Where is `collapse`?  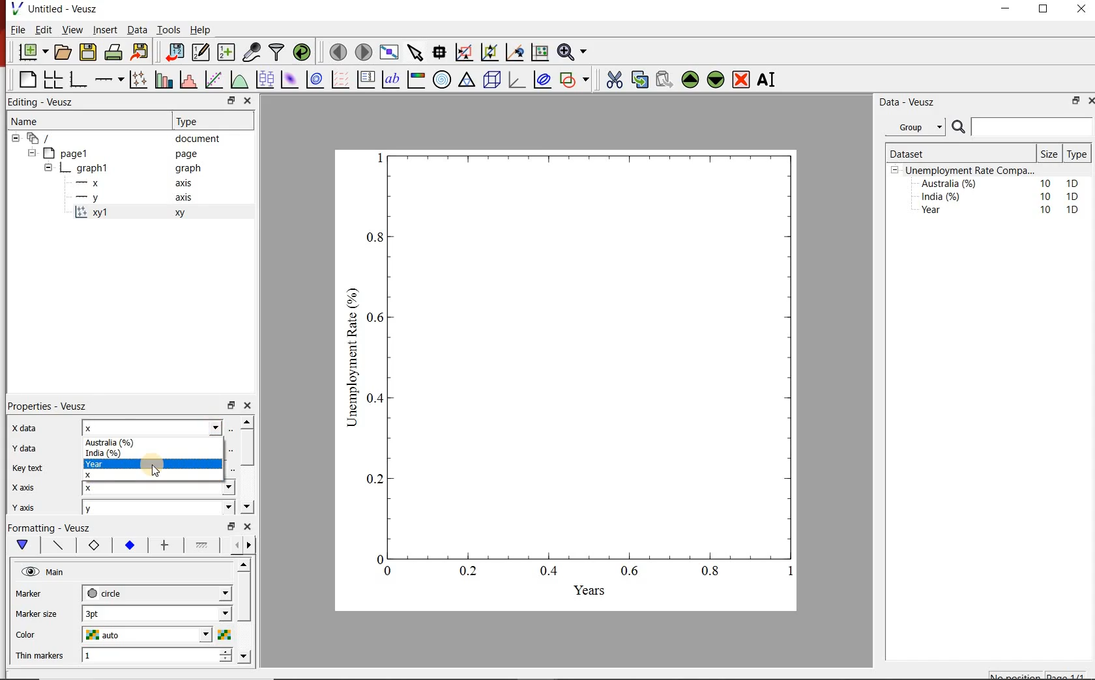 collapse is located at coordinates (48, 169).